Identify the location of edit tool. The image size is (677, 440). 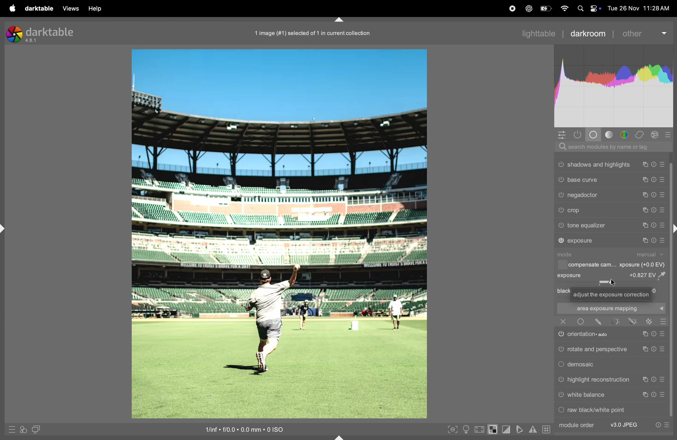
(633, 321).